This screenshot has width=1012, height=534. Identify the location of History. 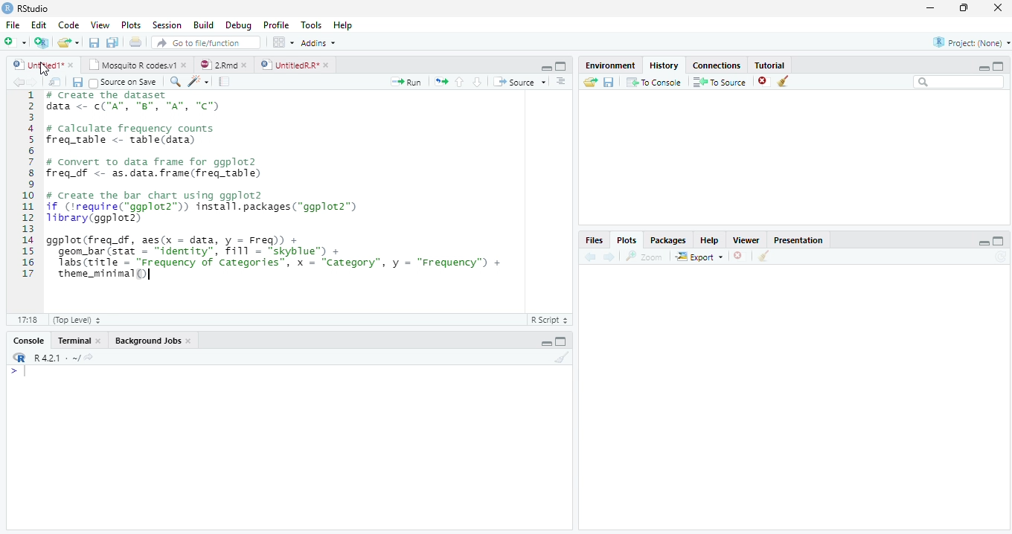
(667, 65).